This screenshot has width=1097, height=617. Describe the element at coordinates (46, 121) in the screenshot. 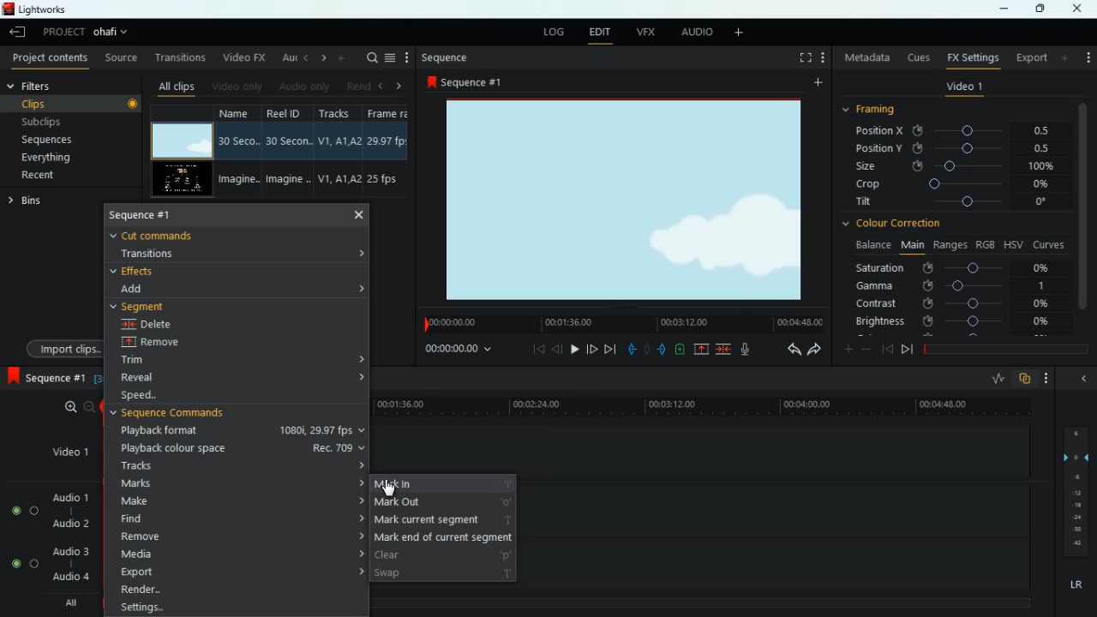

I see `subclips` at that location.